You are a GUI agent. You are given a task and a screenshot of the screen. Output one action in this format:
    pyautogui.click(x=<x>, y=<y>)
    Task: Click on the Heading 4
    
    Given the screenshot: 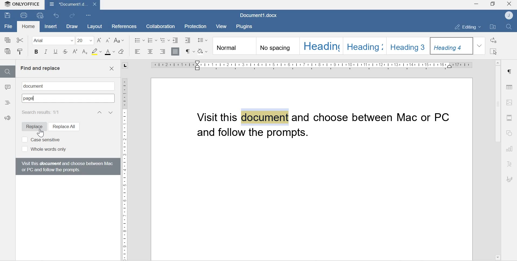 What is the action you would take?
    pyautogui.click(x=452, y=46)
    